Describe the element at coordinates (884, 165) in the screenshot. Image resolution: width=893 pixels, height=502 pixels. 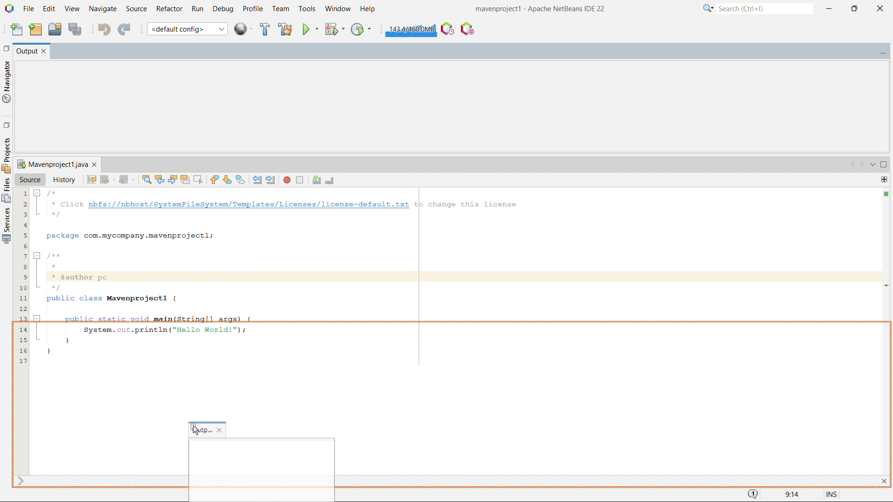
I see `maximize` at that location.